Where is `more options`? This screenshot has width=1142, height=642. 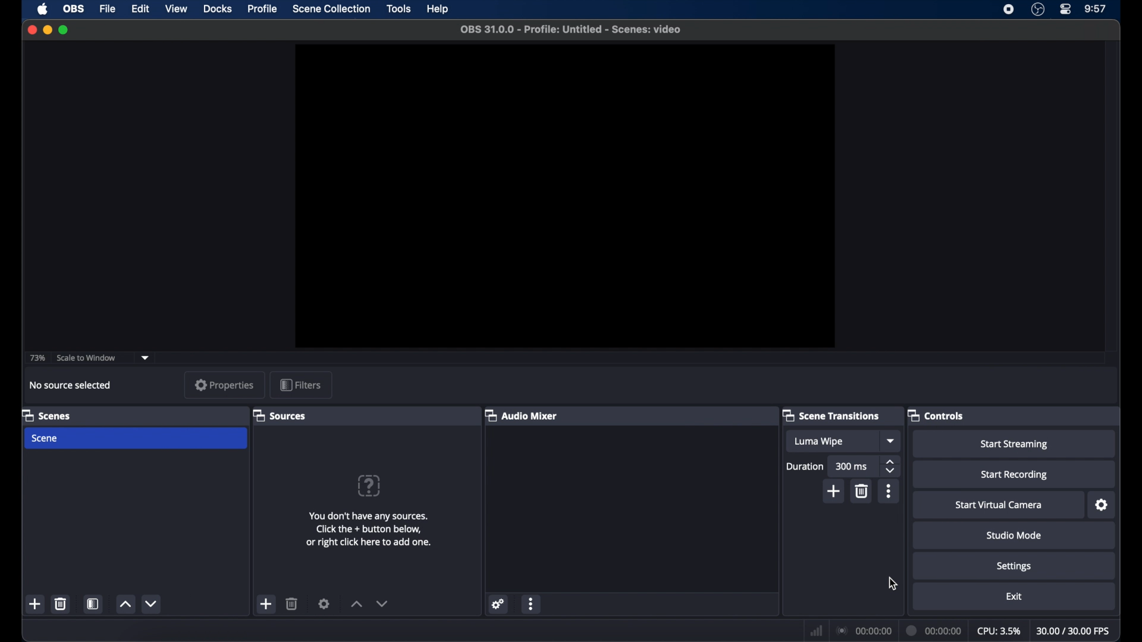 more options is located at coordinates (889, 491).